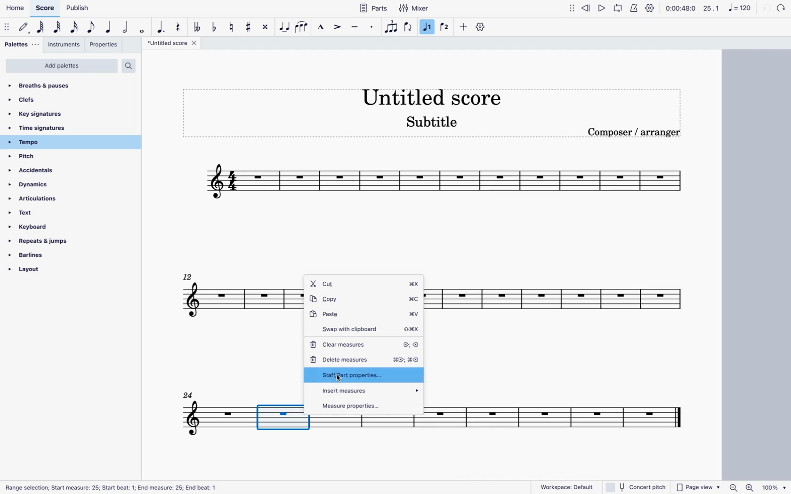 The height and width of the screenshot is (494, 791). I want to click on layout, so click(43, 270).